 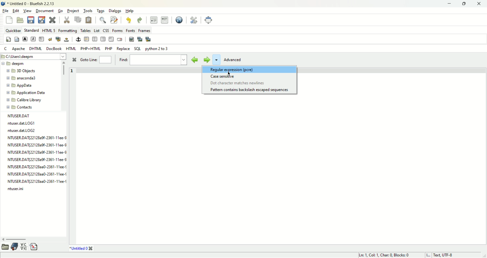 I want to click on PHP, so click(x=109, y=48).